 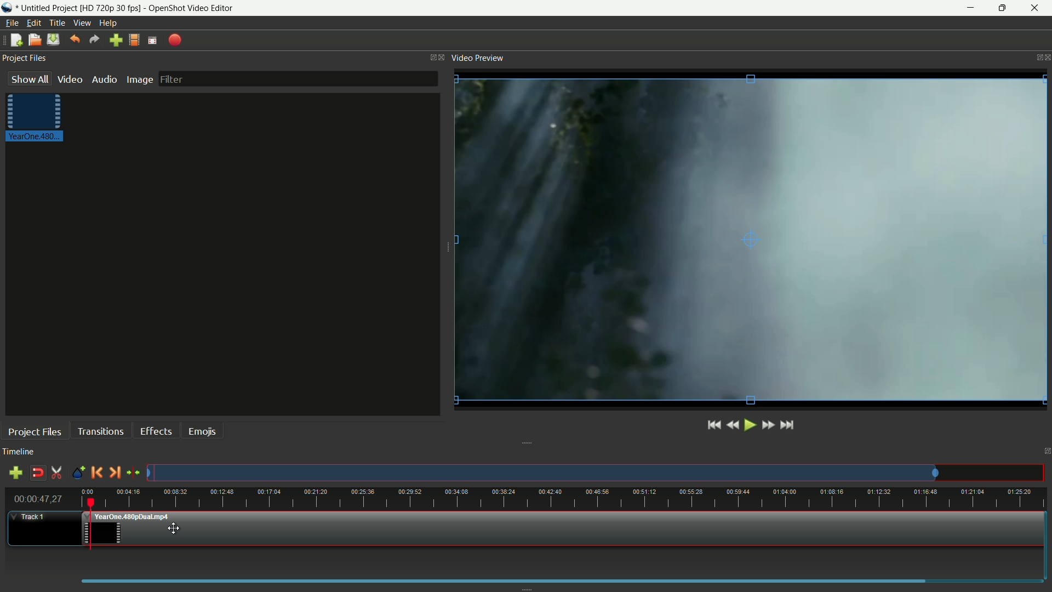 I want to click on title menu, so click(x=58, y=23).